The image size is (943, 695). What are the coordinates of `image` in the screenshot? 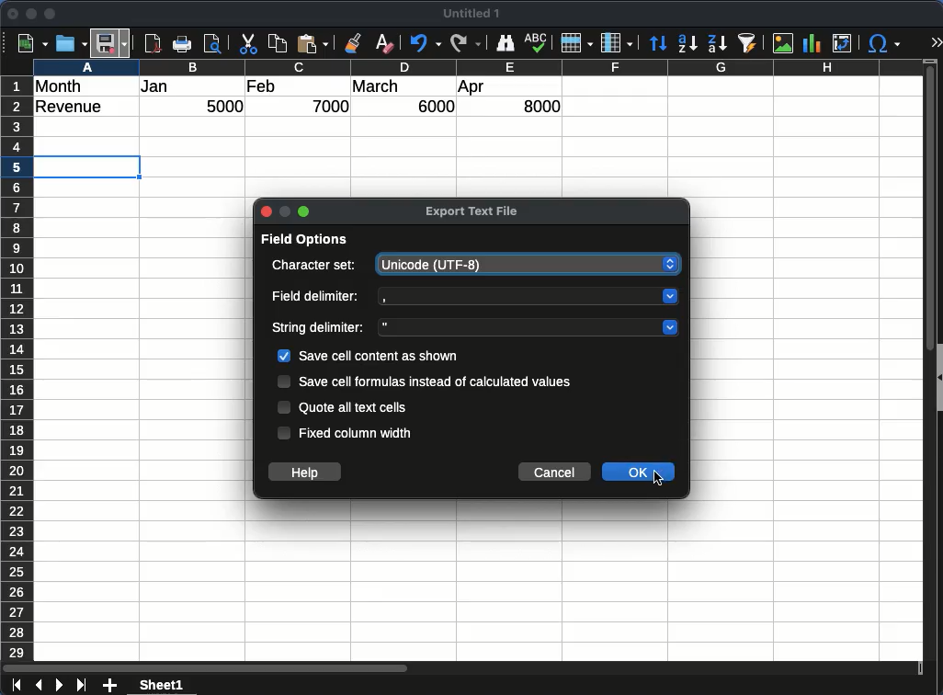 It's located at (782, 43).